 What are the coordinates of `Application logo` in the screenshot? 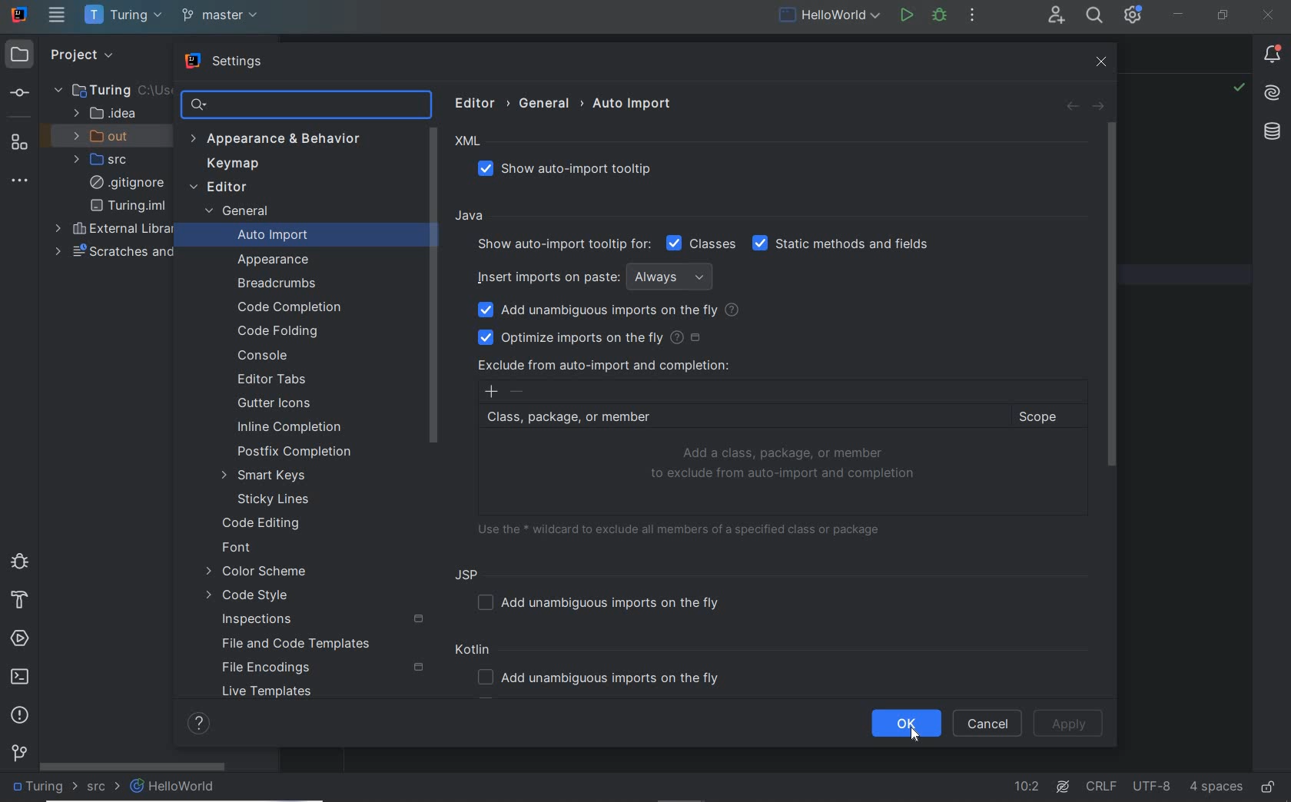 It's located at (20, 14).